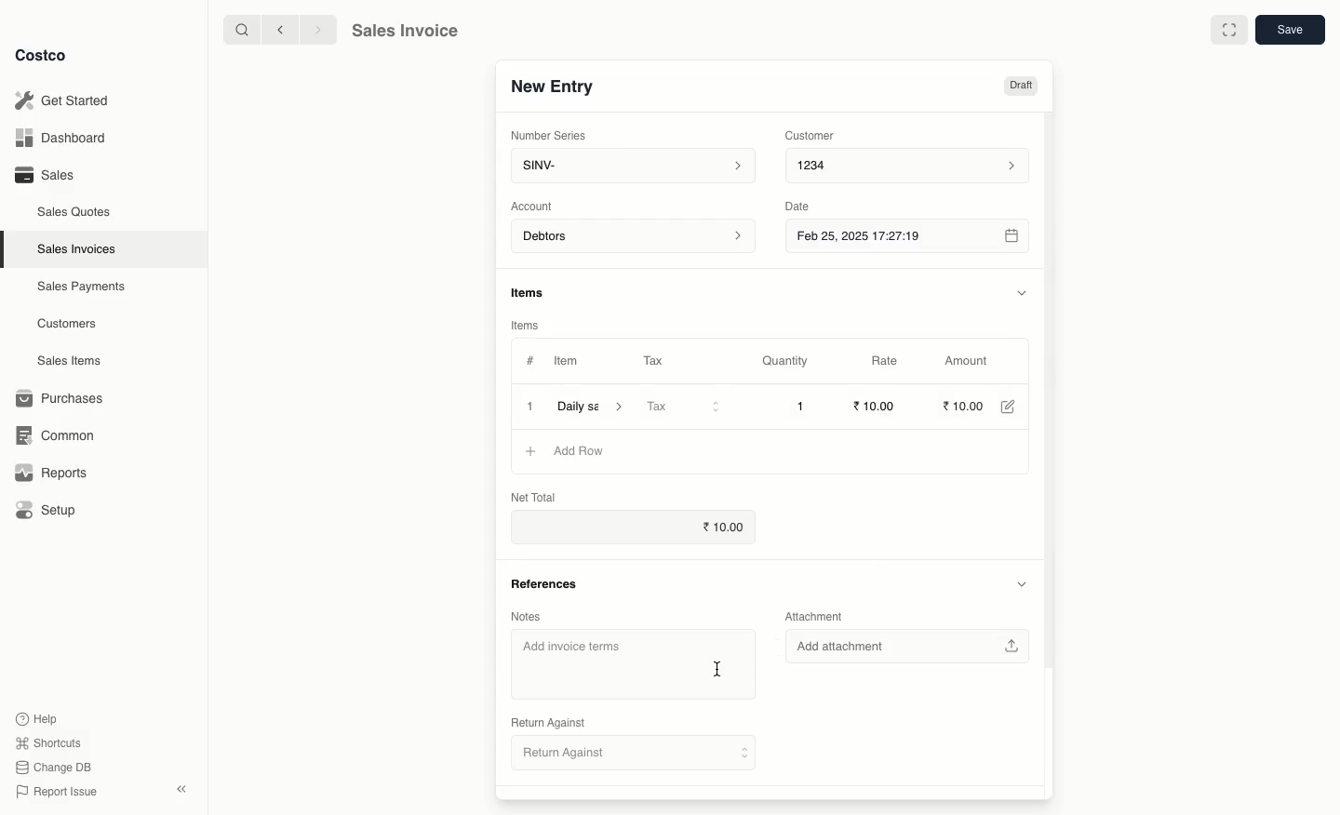 The image size is (1340, 815). I want to click on cursor, so click(721, 669).